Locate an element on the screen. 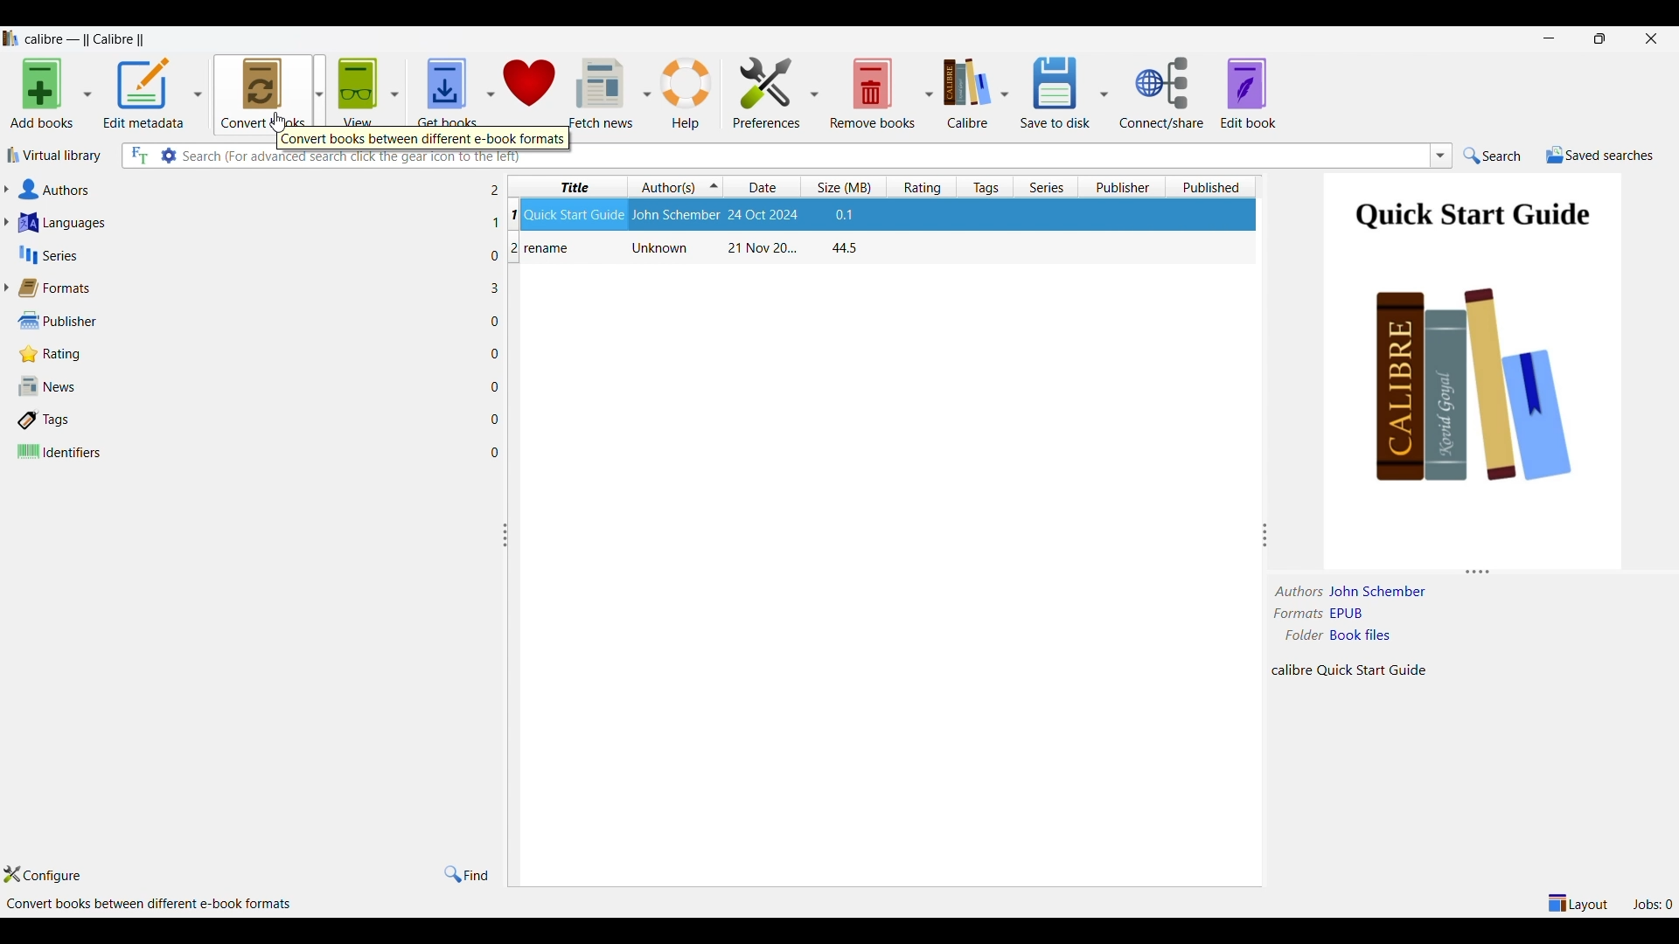  Add book options is located at coordinates (89, 94).